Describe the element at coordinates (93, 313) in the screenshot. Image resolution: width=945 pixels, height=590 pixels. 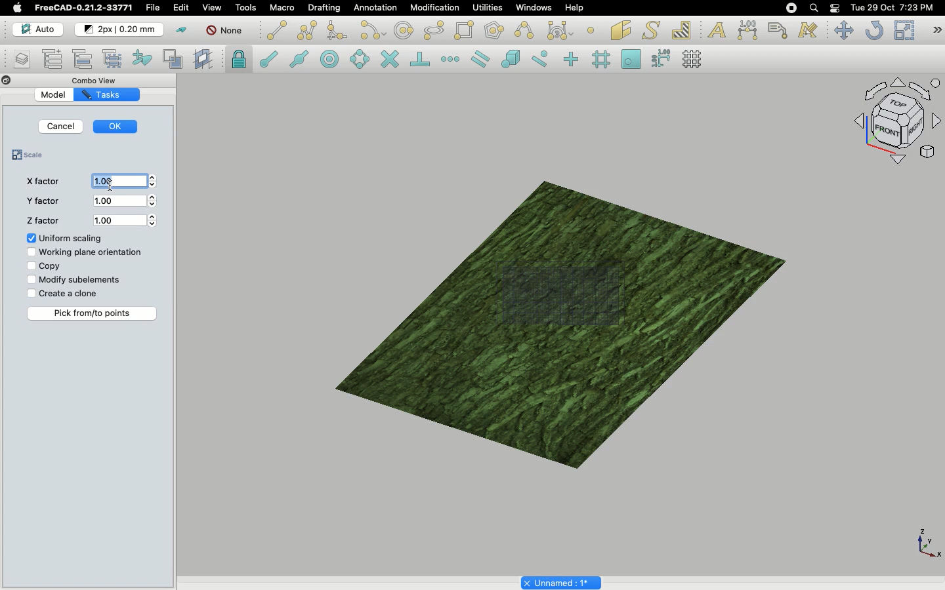
I see `Pick from/to points` at that location.